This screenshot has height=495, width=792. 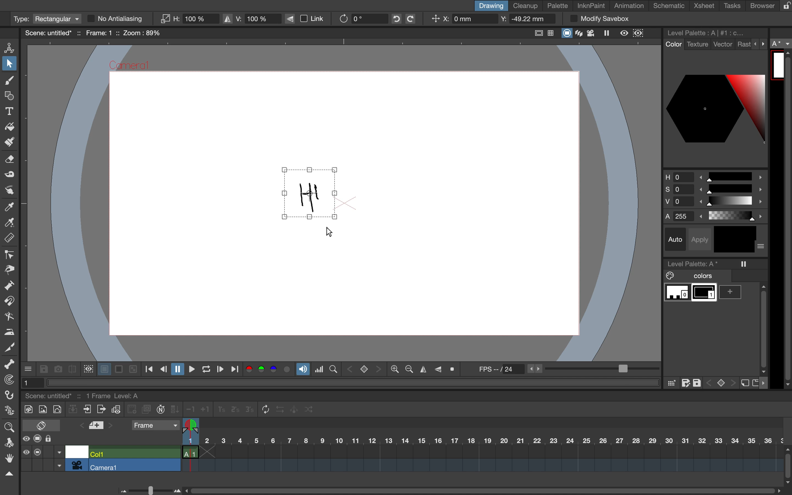 What do you see at coordinates (189, 19) in the screenshot?
I see `horizontal scaling` at bounding box center [189, 19].